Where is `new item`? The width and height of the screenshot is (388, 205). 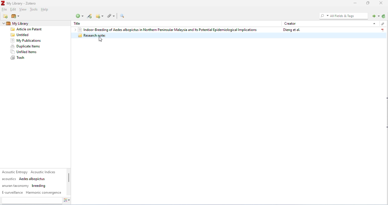
new item is located at coordinates (79, 16).